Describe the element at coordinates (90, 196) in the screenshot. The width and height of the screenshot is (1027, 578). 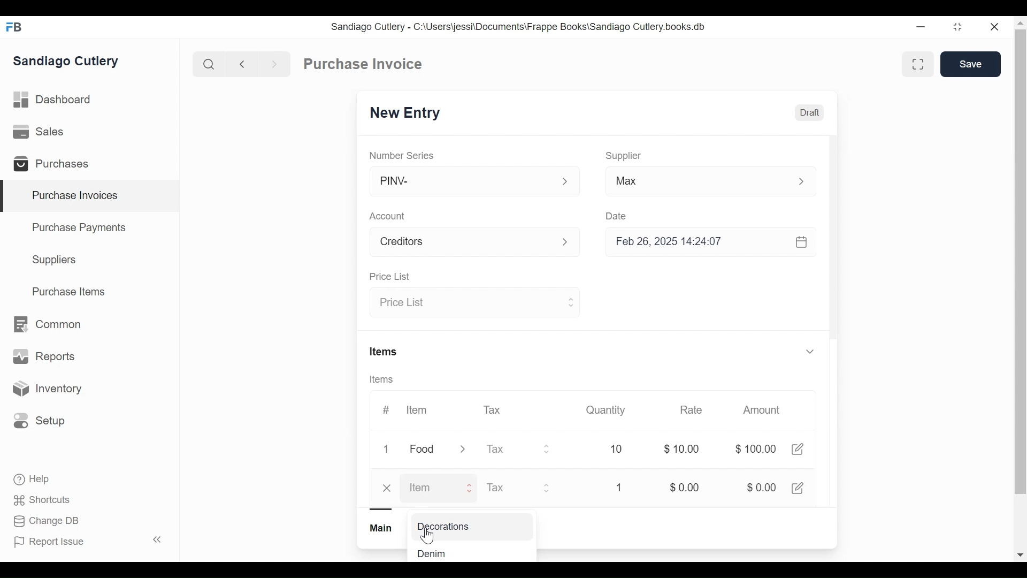
I see `Purchase Invoices` at that location.